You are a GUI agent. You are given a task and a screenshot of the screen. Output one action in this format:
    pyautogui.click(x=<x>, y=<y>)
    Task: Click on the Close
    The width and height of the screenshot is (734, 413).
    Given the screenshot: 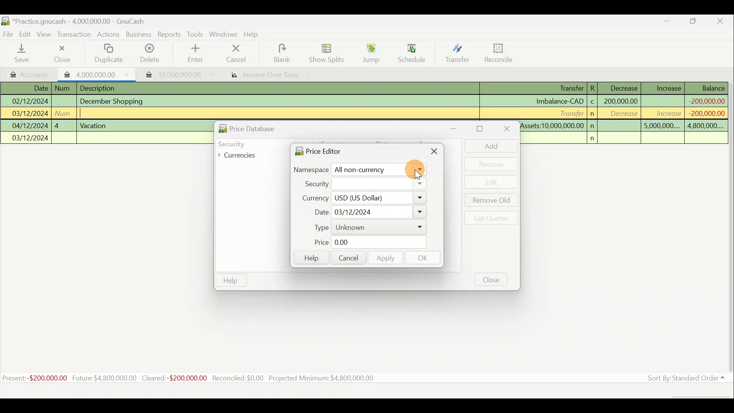 What is the action you would take?
    pyautogui.click(x=435, y=153)
    